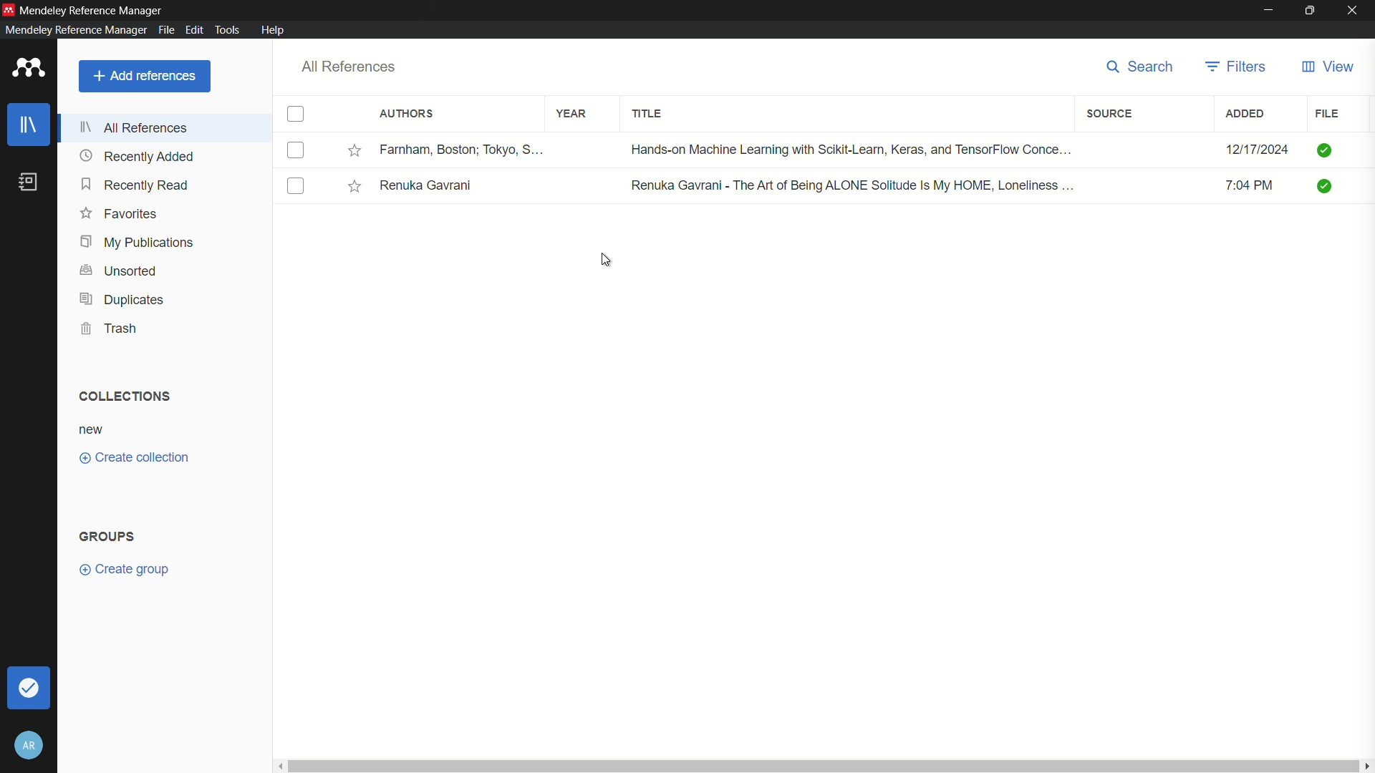 This screenshot has height=773, width=1375. What do you see at coordinates (844, 149) in the screenshot?
I see `Hands on Machine learning` at bounding box center [844, 149].